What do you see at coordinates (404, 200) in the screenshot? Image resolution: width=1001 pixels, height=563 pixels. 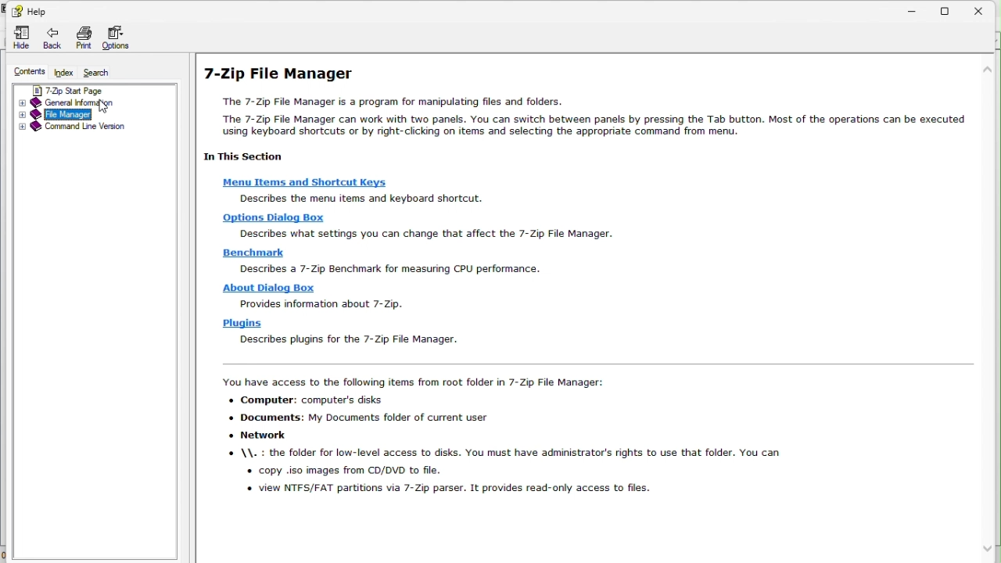 I see `describe Menu items and shortcut keys` at bounding box center [404, 200].